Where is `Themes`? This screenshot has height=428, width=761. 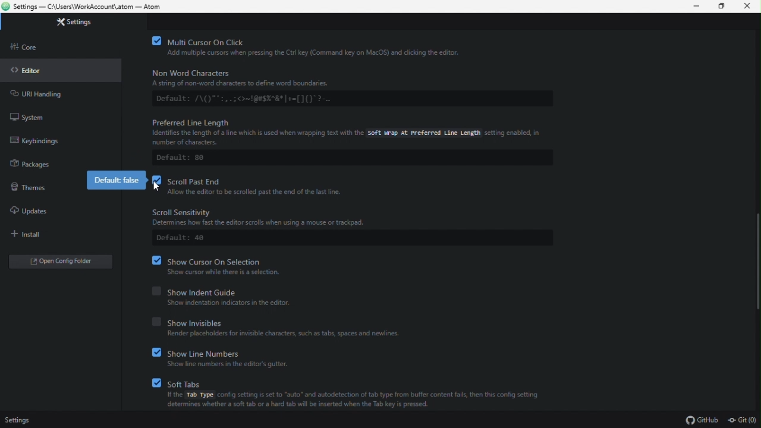
Themes is located at coordinates (33, 189).